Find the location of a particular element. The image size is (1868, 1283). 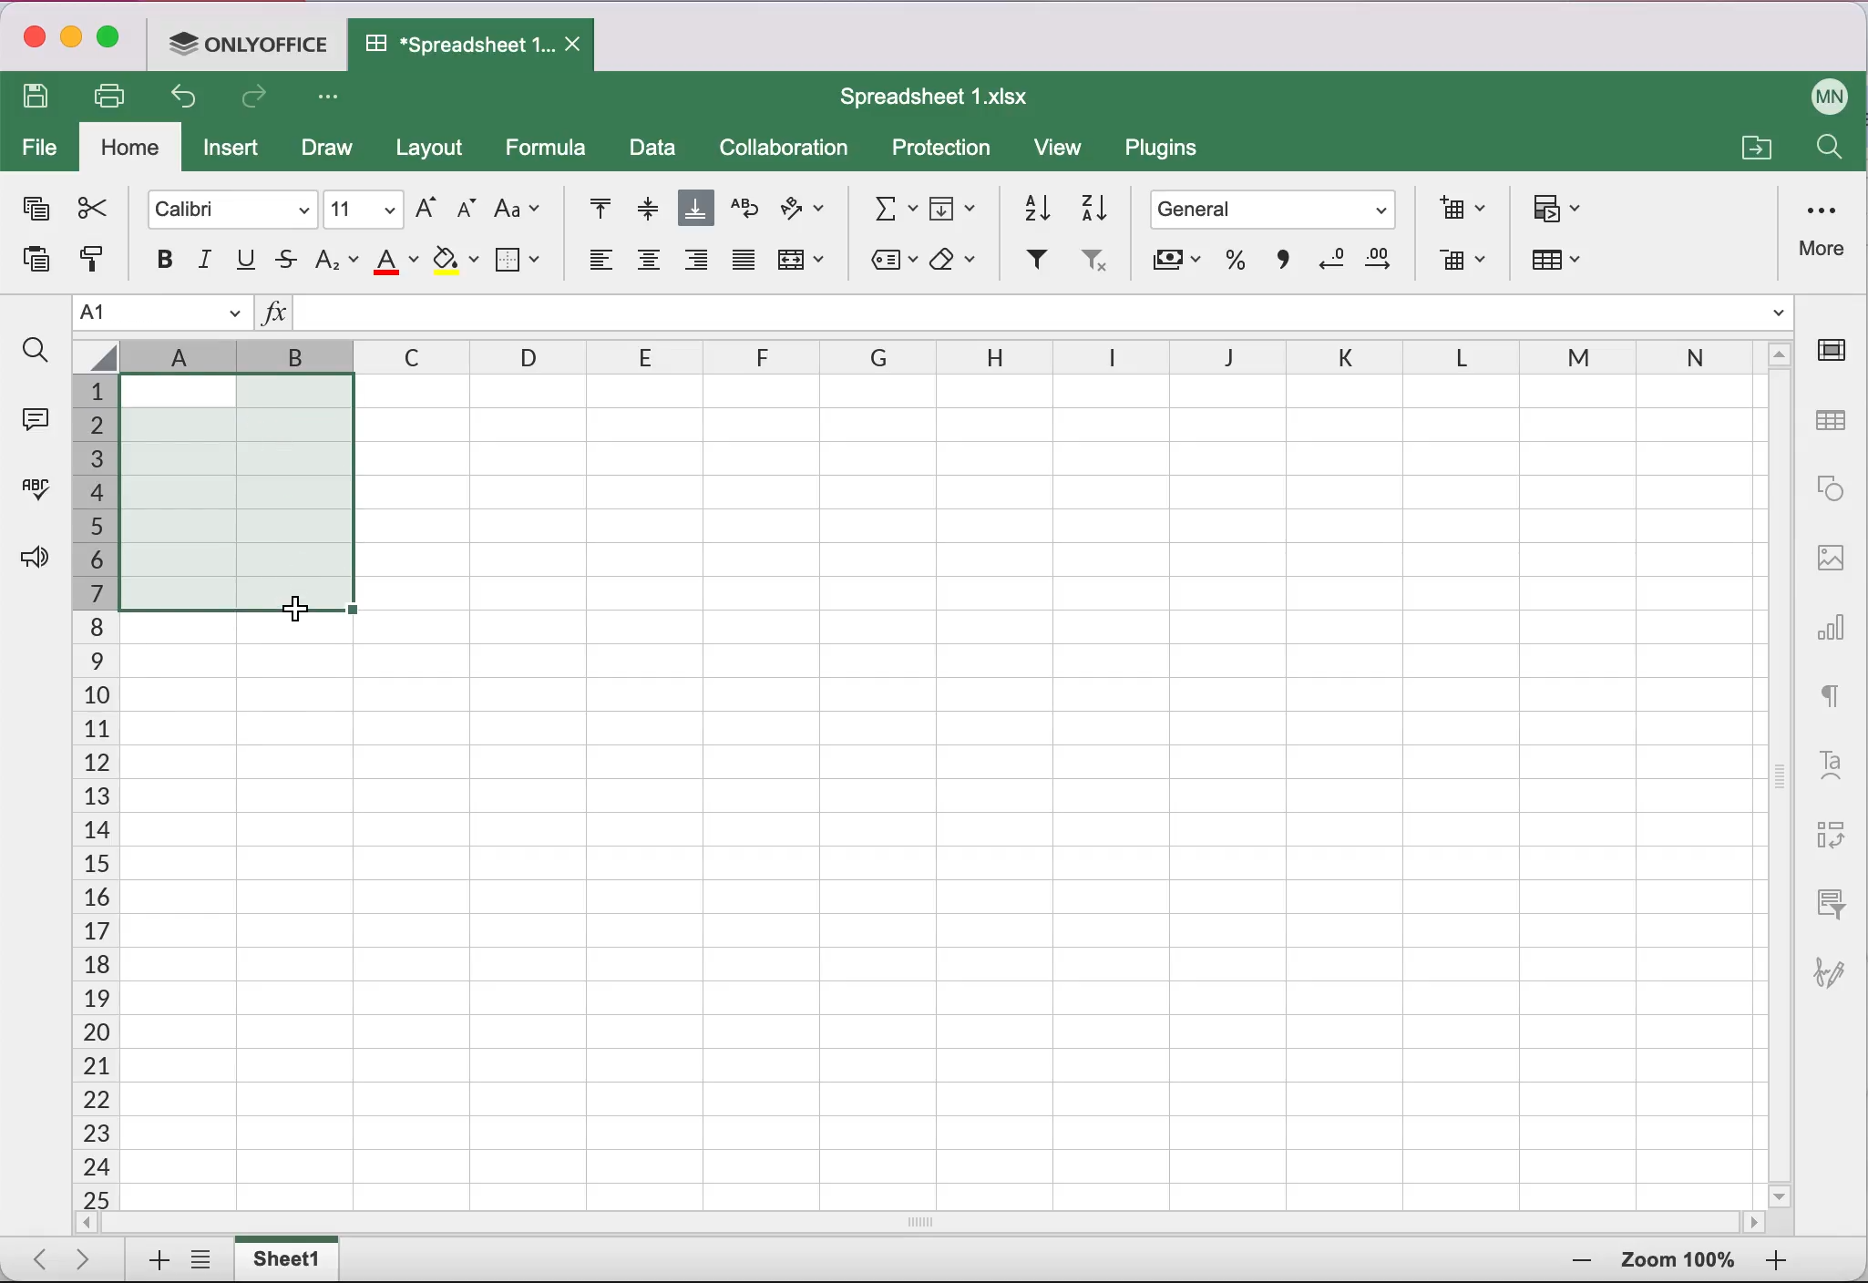

align center is located at coordinates (649, 266).